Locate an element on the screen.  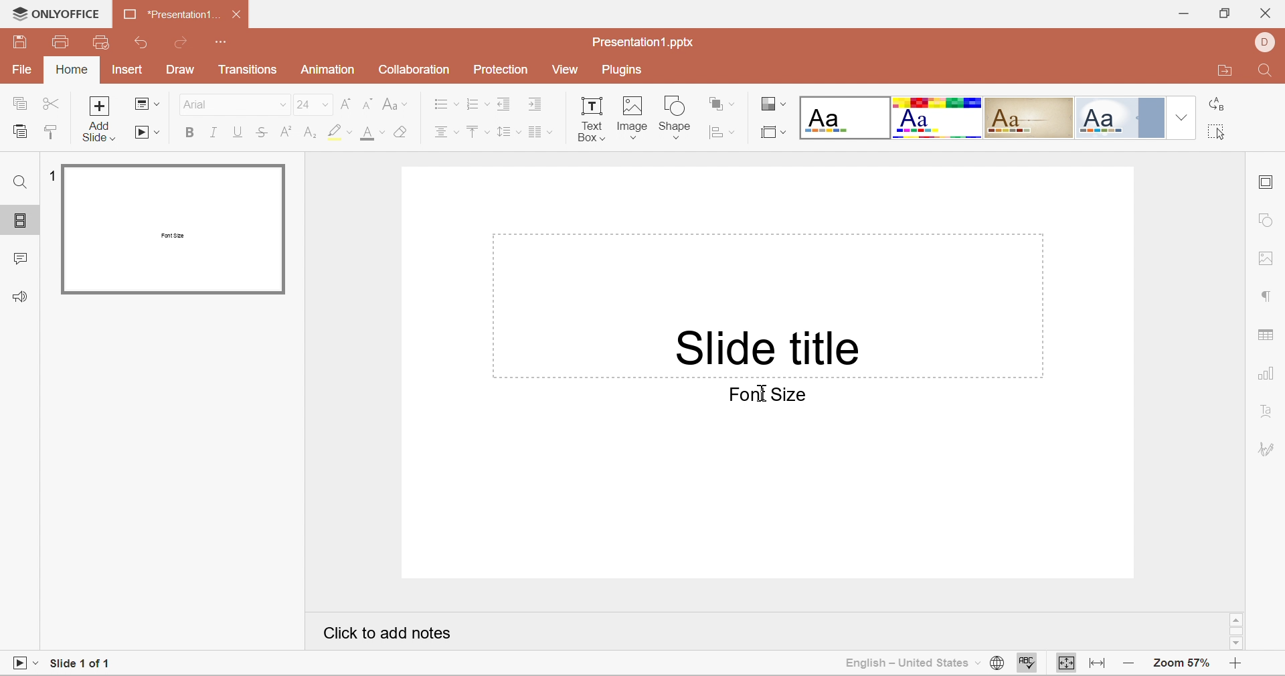
Zoom out is located at coordinates (1134, 665).